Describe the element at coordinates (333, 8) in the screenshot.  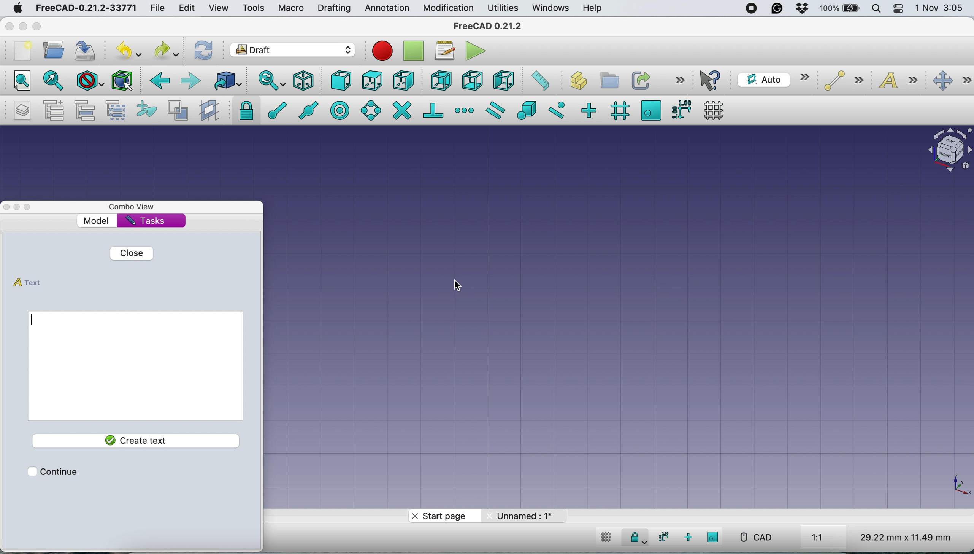
I see `drafting` at that location.